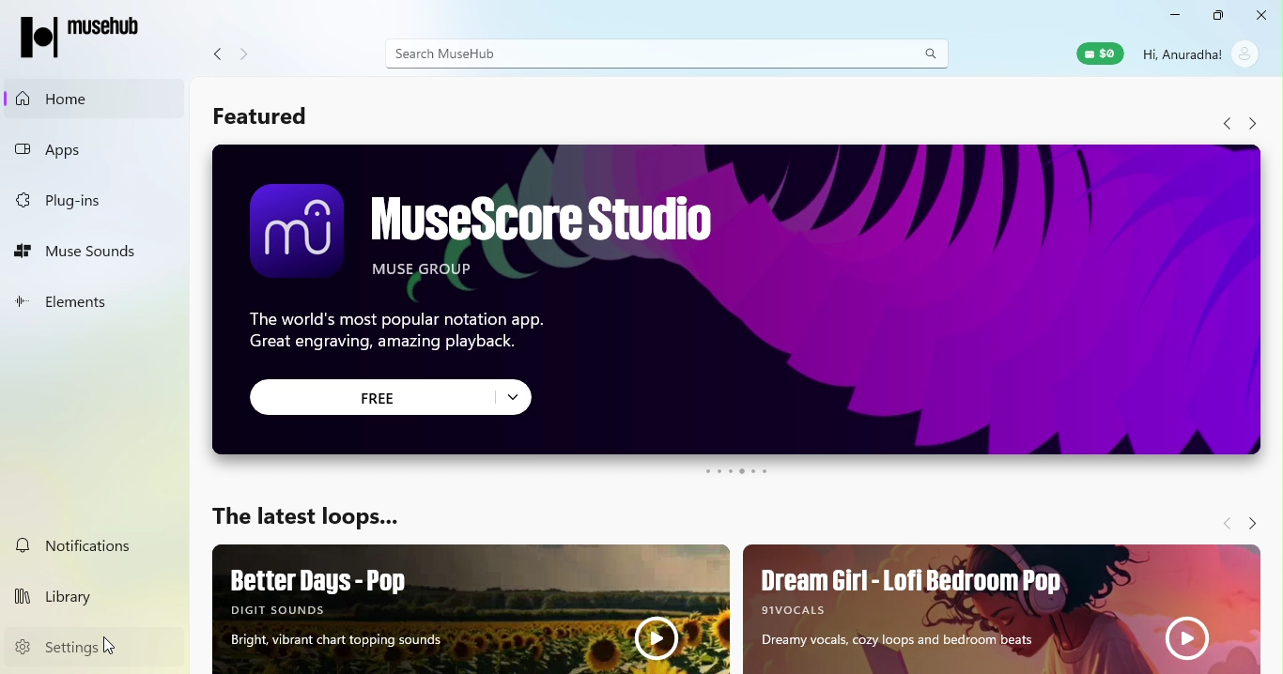 Image resolution: width=1283 pixels, height=674 pixels. What do you see at coordinates (291, 235) in the screenshot?
I see `logo` at bounding box center [291, 235].